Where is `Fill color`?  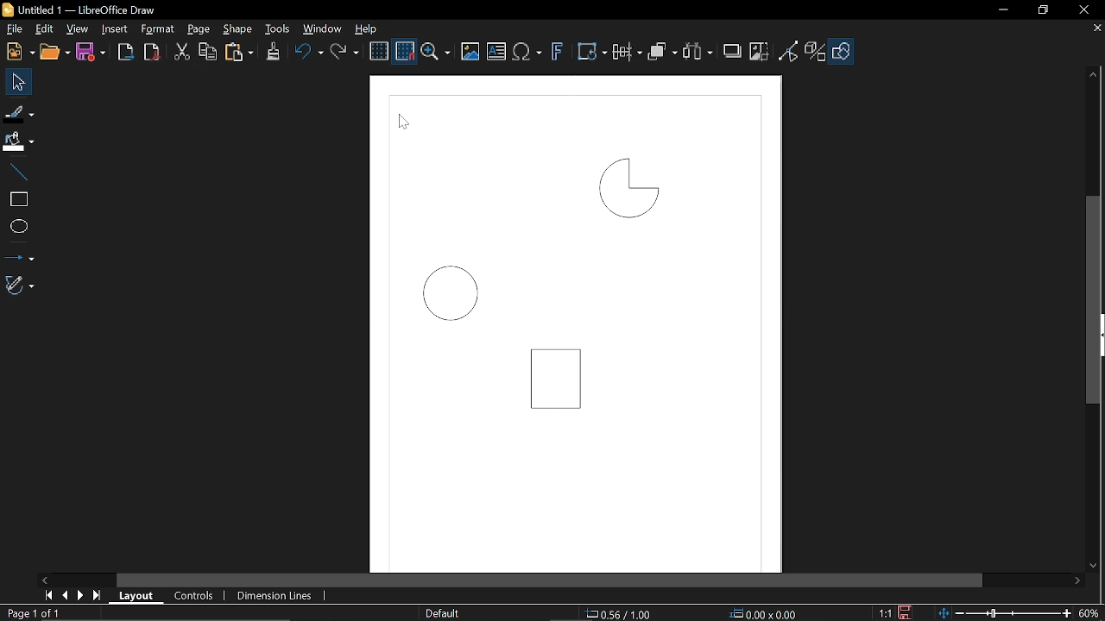 Fill color is located at coordinates (18, 141).